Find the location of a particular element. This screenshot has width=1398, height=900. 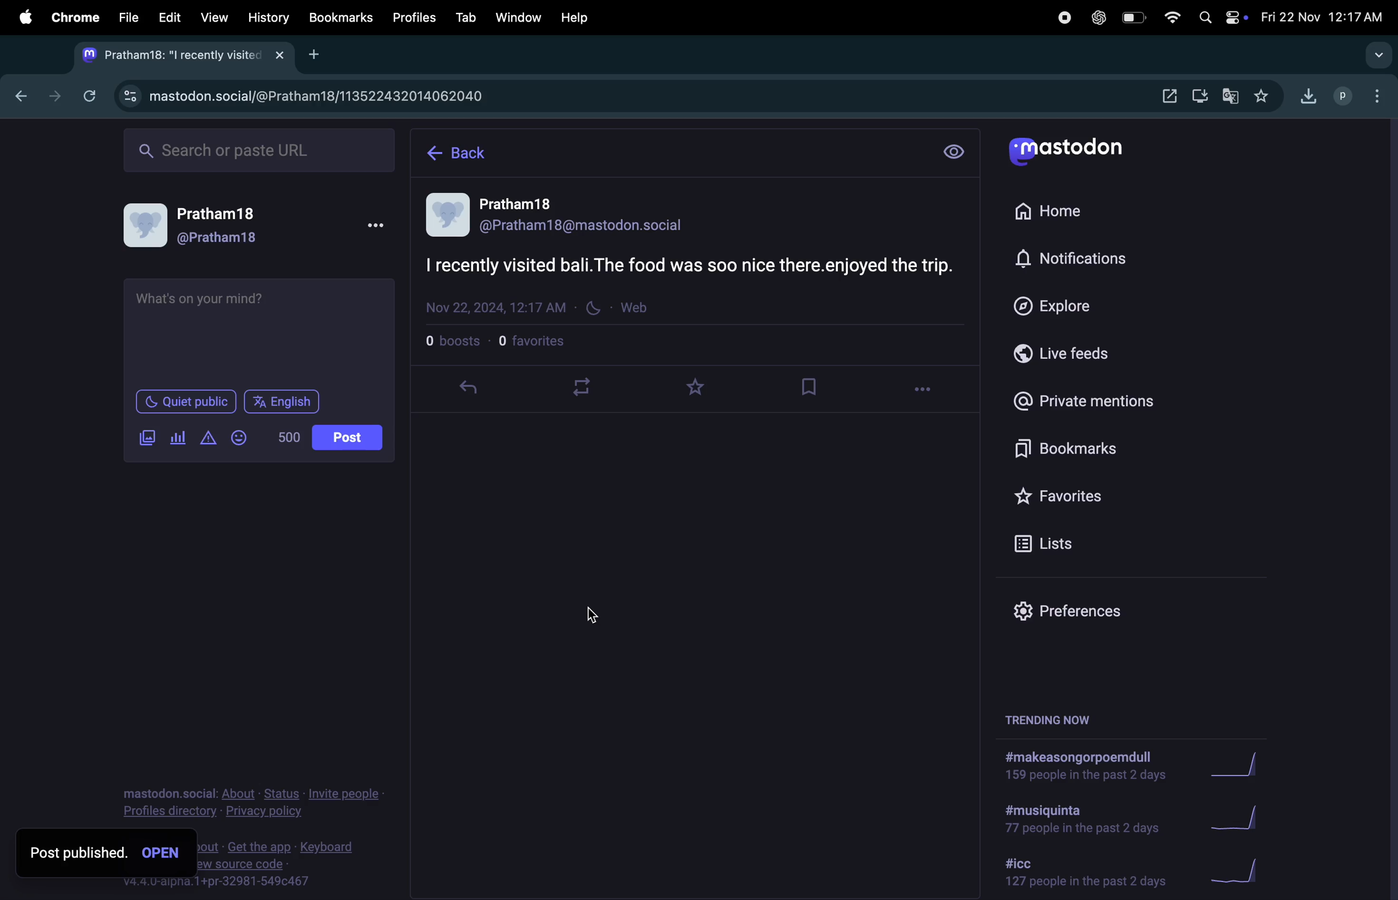

text box is located at coordinates (257, 326).